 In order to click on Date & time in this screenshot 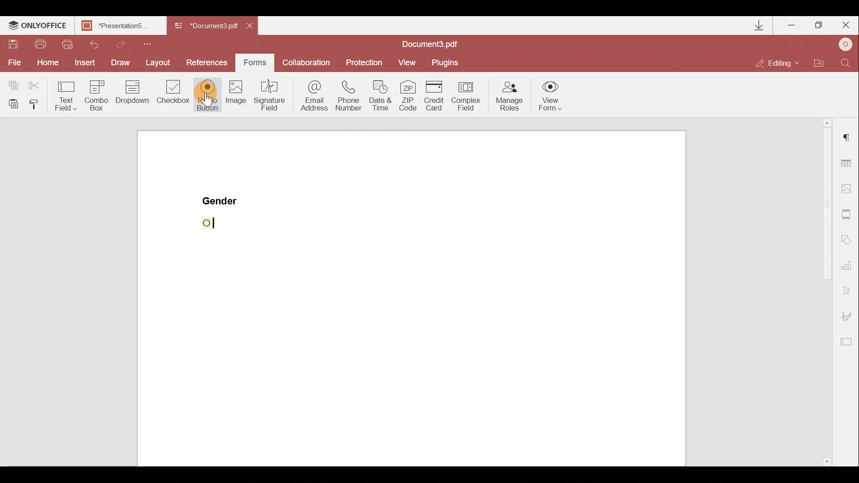, I will do `click(383, 97)`.